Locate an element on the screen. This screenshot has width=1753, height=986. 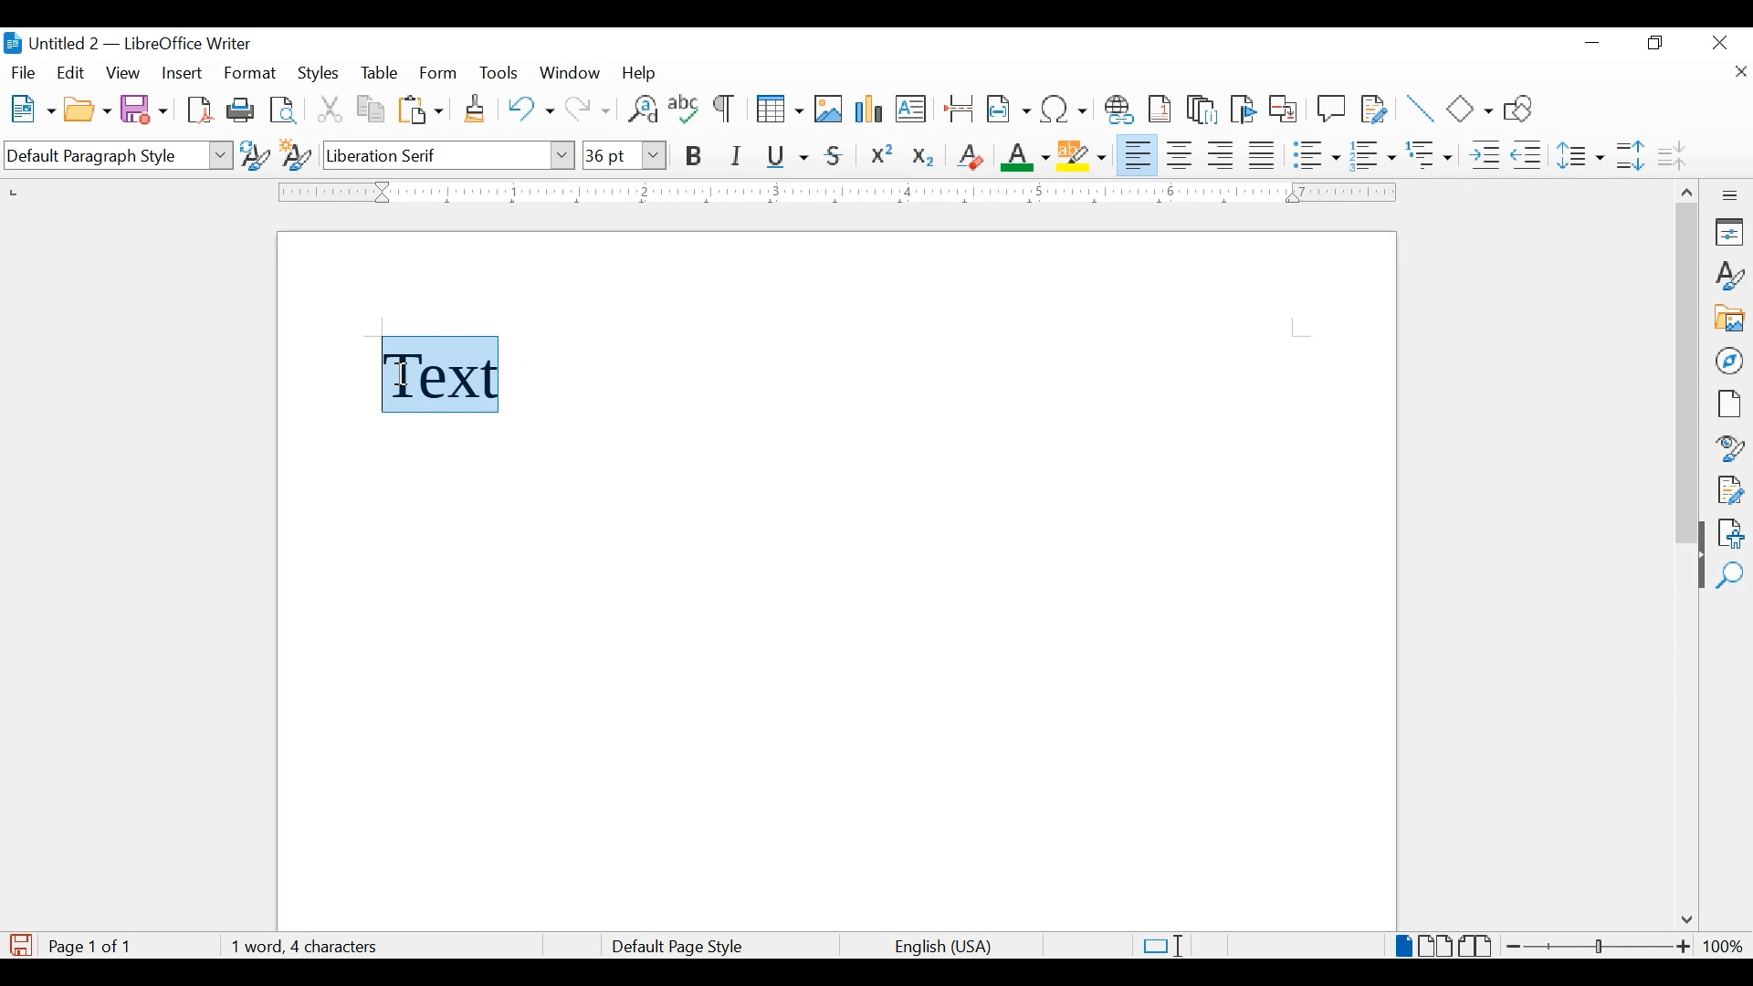
insert chart is located at coordinates (871, 110).